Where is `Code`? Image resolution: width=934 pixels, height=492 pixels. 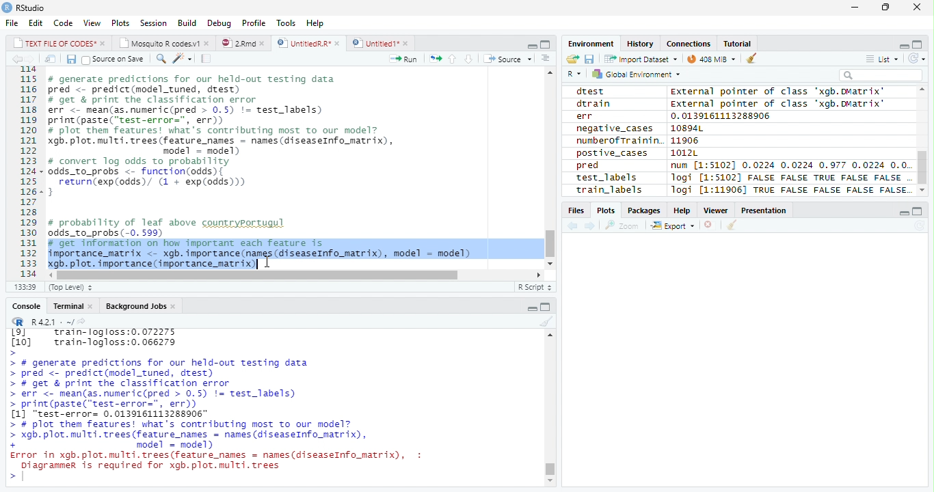
Code is located at coordinates (62, 23).